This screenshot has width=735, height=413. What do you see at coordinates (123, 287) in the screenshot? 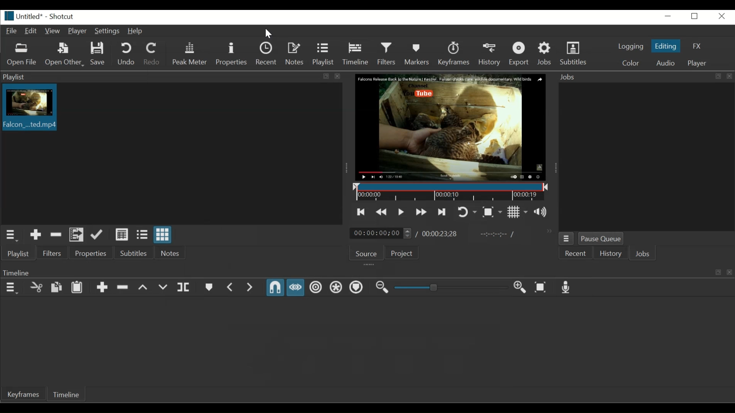
I see `Ripple Delete` at bounding box center [123, 287].